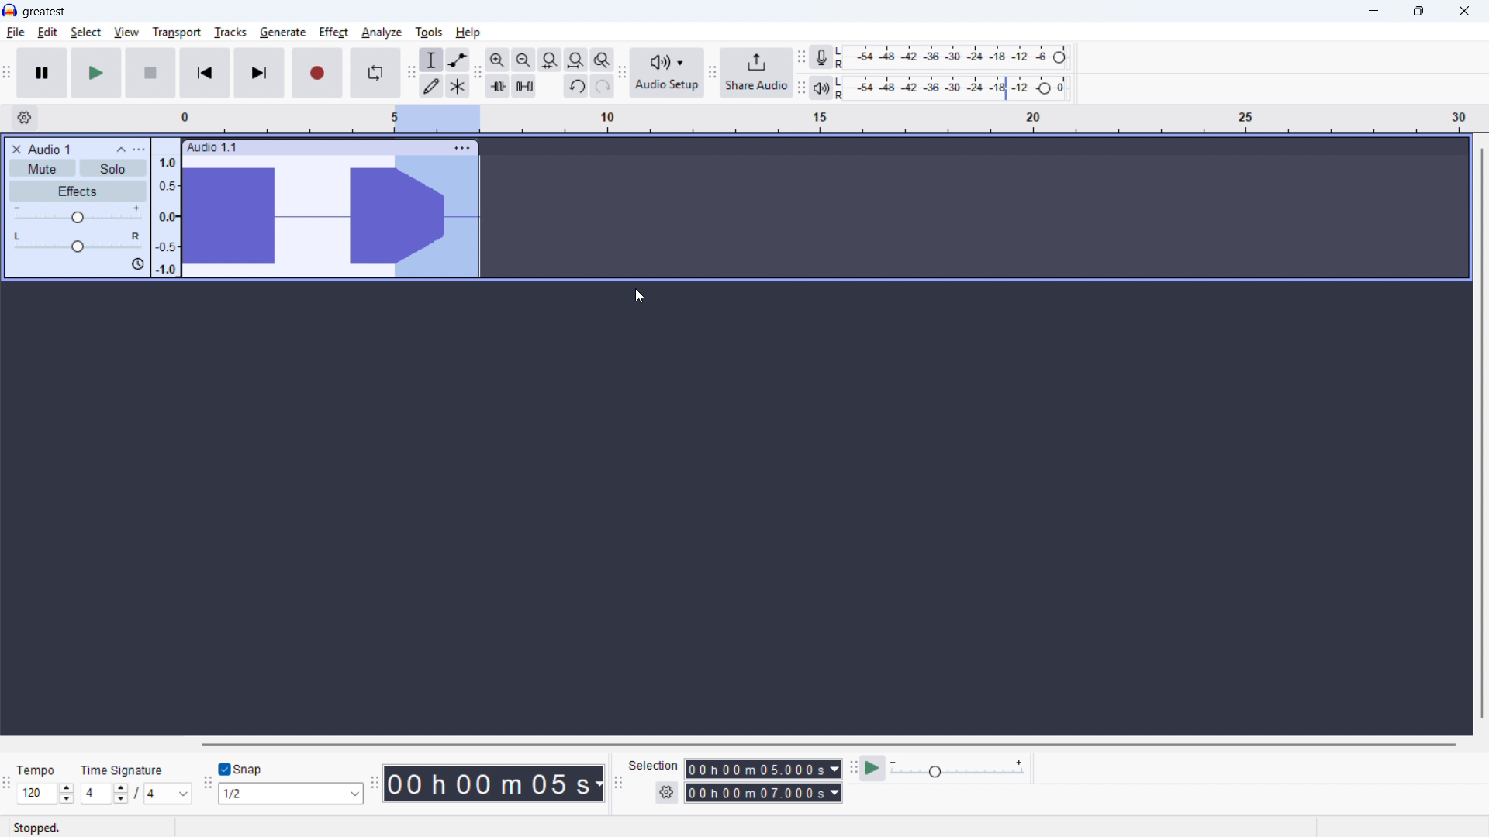 This screenshot has width=1489, height=837. What do you see at coordinates (956, 57) in the screenshot?
I see `Recording level ` at bounding box center [956, 57].